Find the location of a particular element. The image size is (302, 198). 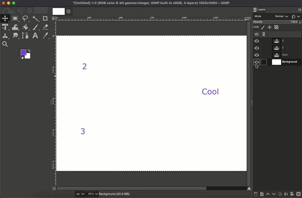

Lower layer is located at coordinates (274, 195).